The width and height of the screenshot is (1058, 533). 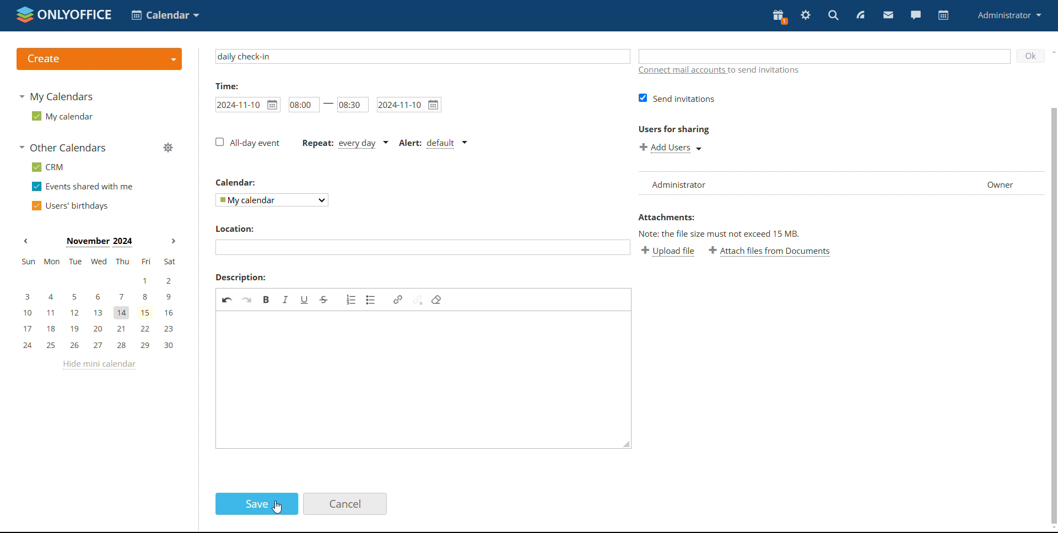 What do you see at coordinates (915, 14) in the screenshot?
I see `chat` at bounding box center [915, 14].